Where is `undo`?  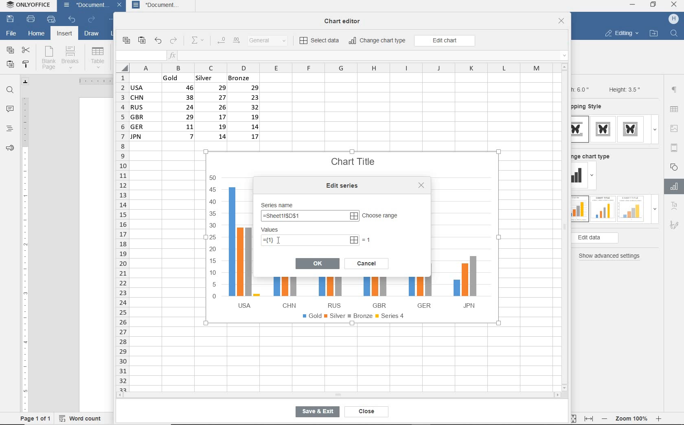 undo is located at coordinates (158, 41).